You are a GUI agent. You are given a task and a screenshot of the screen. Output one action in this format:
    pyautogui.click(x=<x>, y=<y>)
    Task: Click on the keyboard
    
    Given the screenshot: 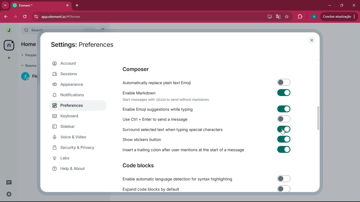 What is the action you would take?
    pyautogui.click(x=71, y=116)
    